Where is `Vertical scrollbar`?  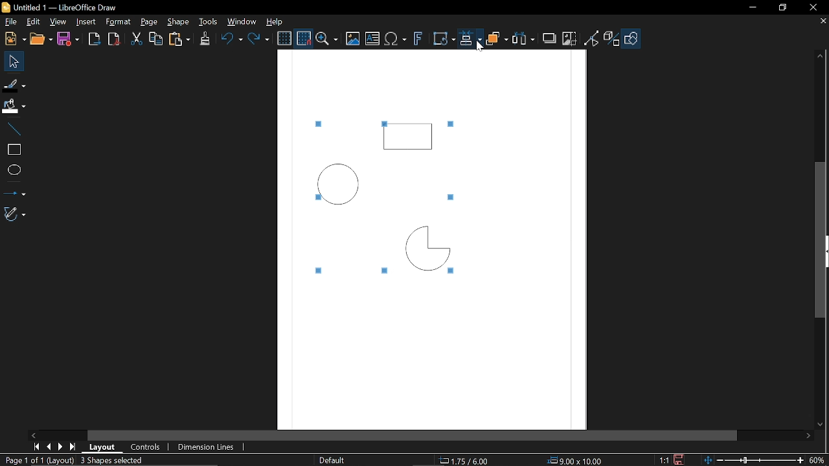 Vertical scrollbar is located at coordinates (820, 239).